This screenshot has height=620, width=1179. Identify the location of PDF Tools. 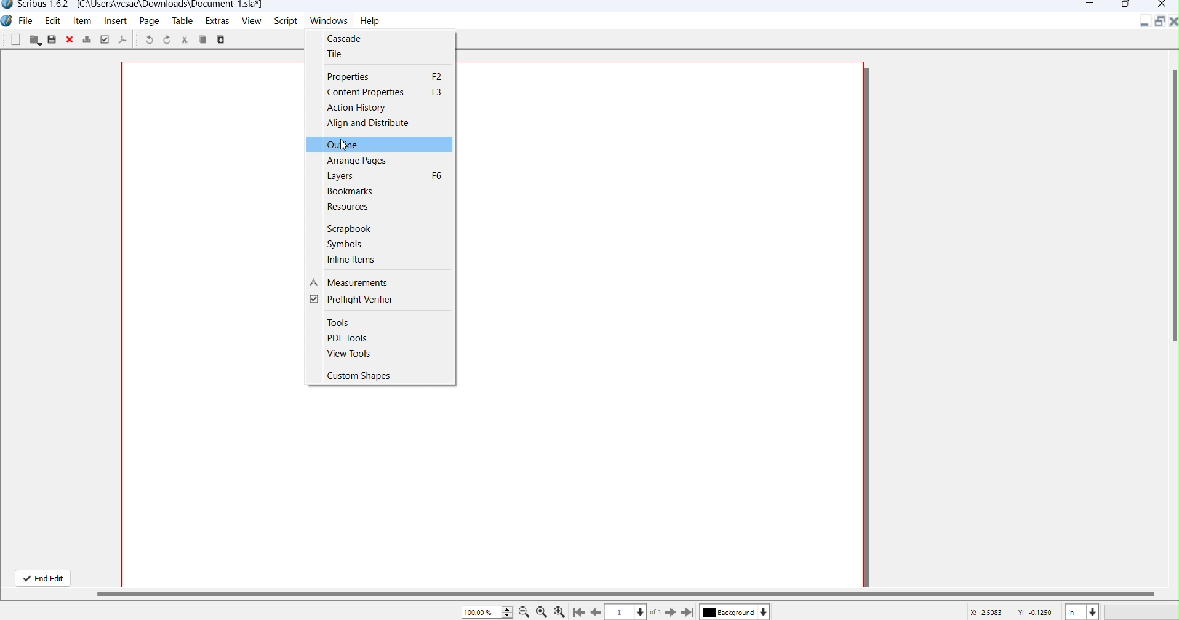
(348, 338).